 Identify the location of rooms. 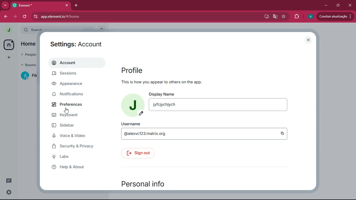
(28, 66).